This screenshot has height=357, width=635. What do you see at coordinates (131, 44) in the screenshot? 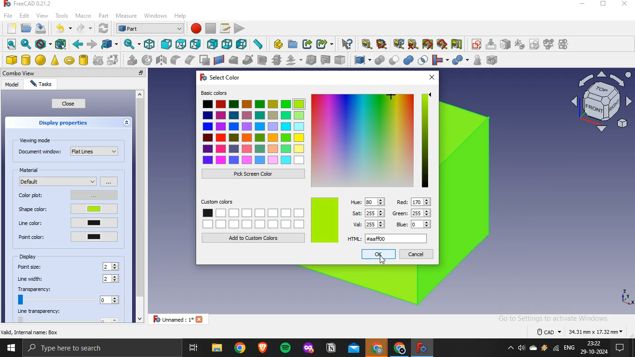
I see `sync view` at bounding box center [131, 44].